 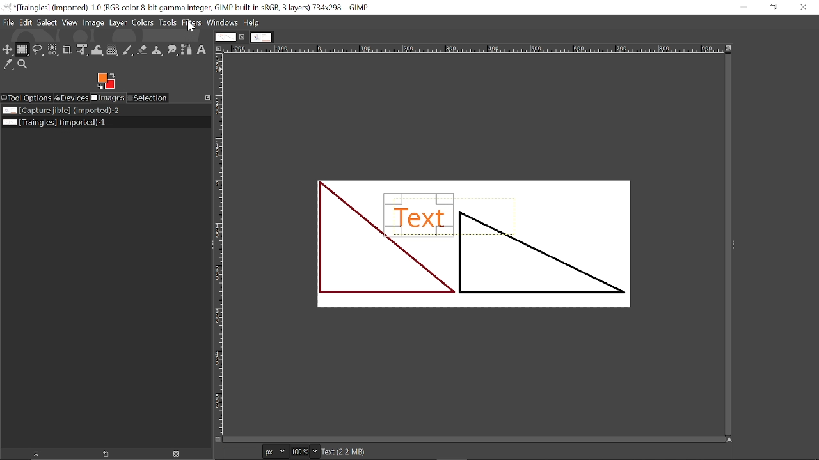 What do you see at coordinates (473, 49) in the screenshot?
I see `Horizonta label` at bounding box center [473, 49].